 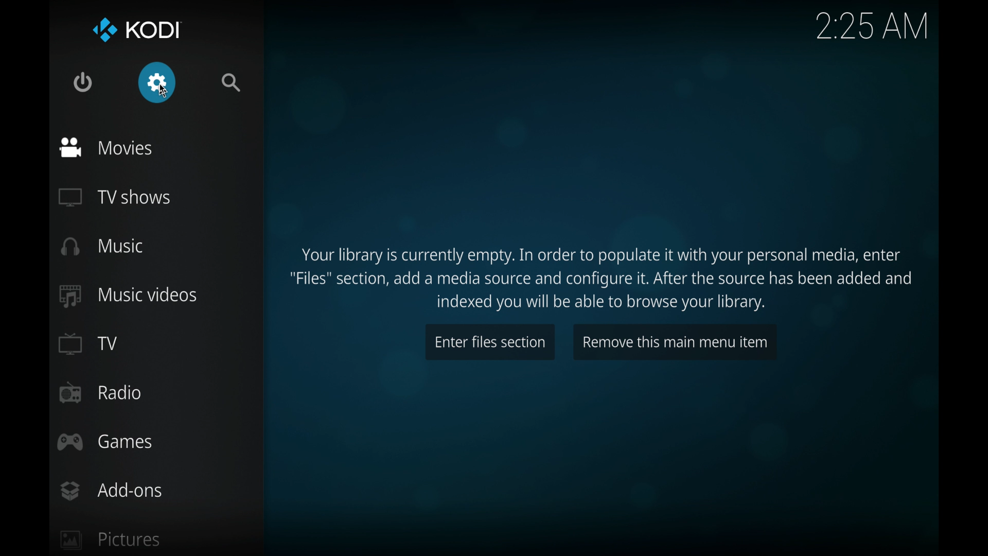 I want to click on music videos, so click(x=127, y=297).